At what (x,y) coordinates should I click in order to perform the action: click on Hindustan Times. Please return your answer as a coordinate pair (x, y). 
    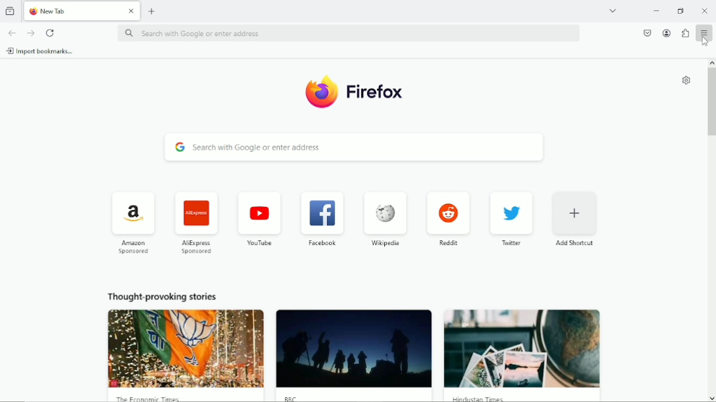
    Looking at the image, I should click on (482, 398).